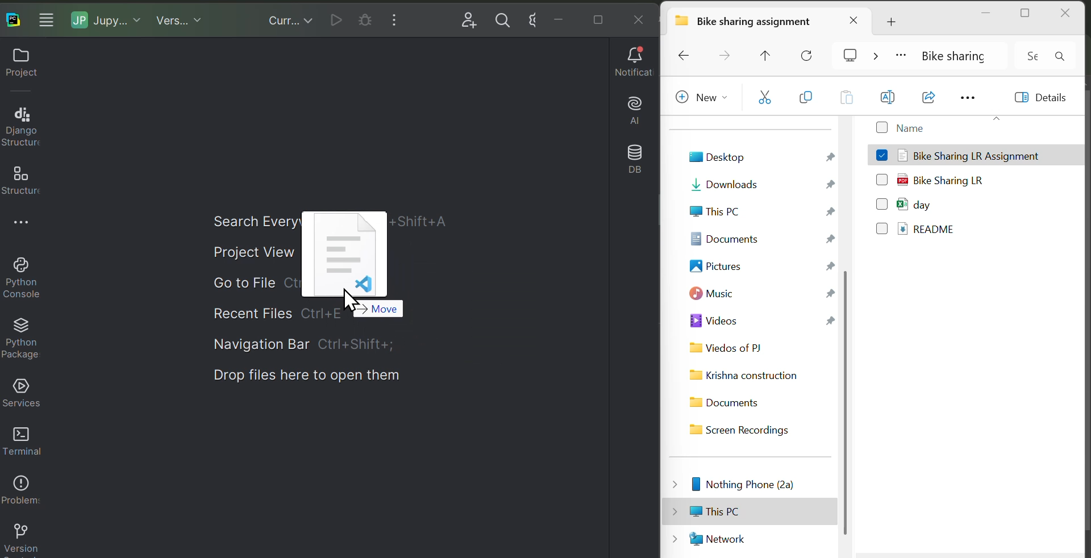 The height and width of the screenshot is (558, 1091). I want to click on Jupiter notebook, so click(110, 19).